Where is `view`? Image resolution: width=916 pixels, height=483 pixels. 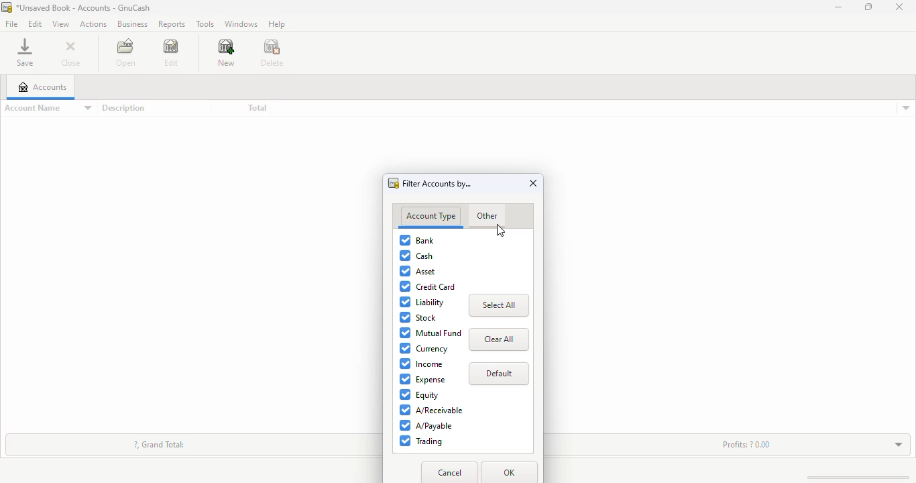 view is located at coordinates (60, 23).